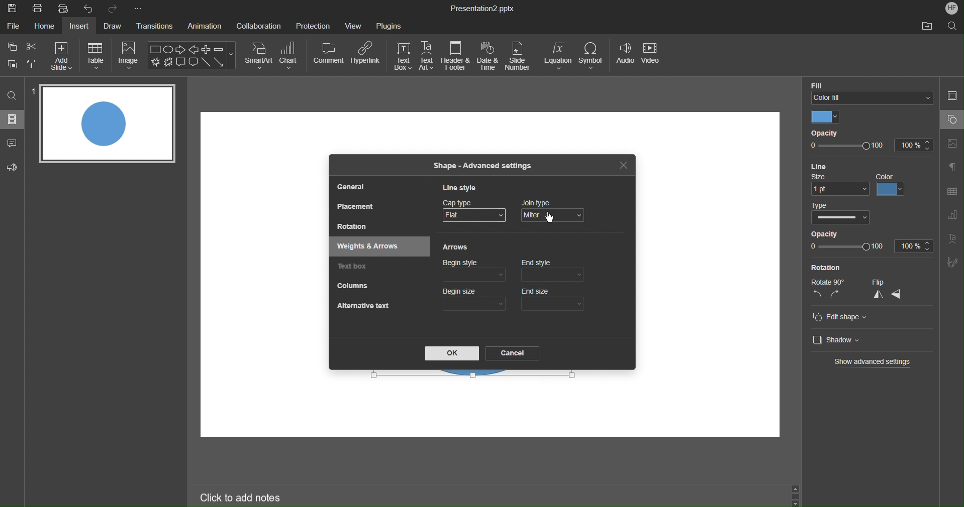  Describe the element at coordinates (835, 295) in the screenshot. I see `right` at that location.